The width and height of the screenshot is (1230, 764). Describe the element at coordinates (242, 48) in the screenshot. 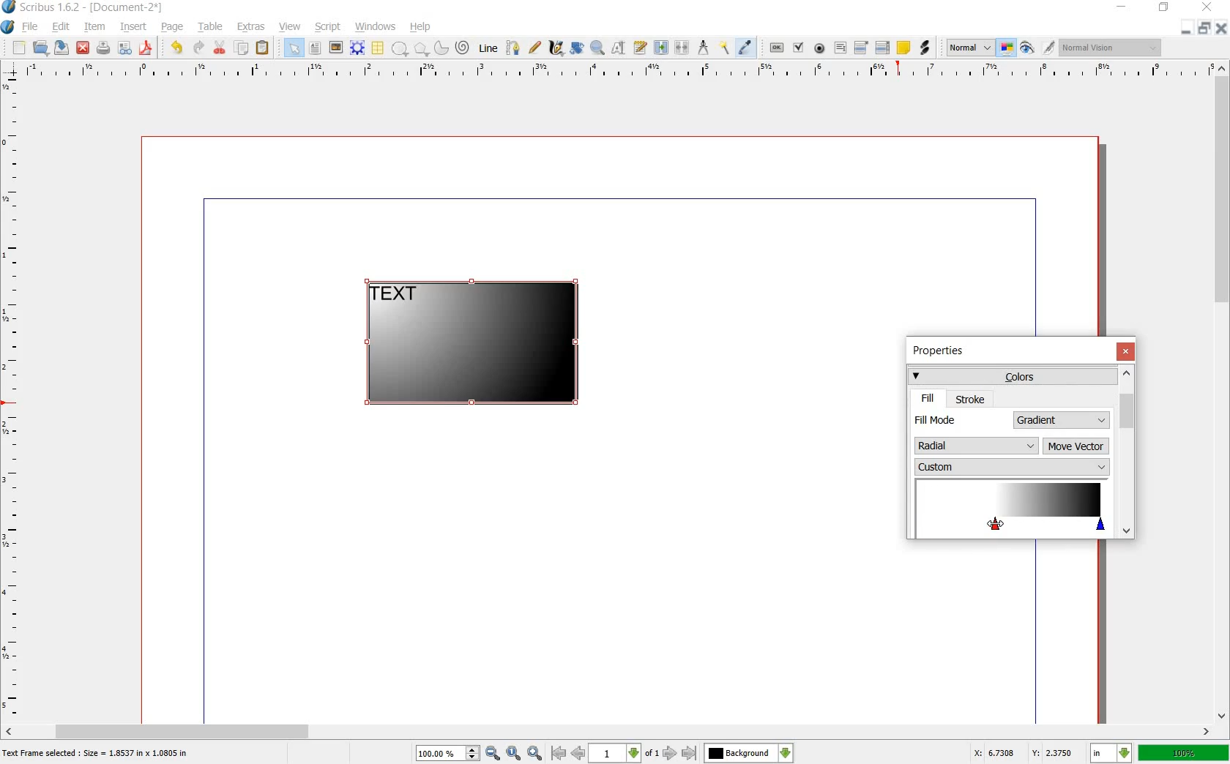

I see `copy` at that location.